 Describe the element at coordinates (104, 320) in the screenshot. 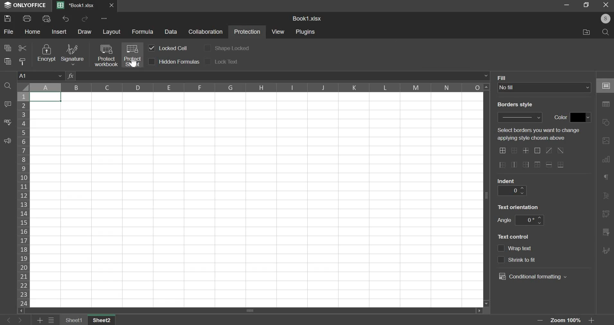

I see `sheet` at that location.